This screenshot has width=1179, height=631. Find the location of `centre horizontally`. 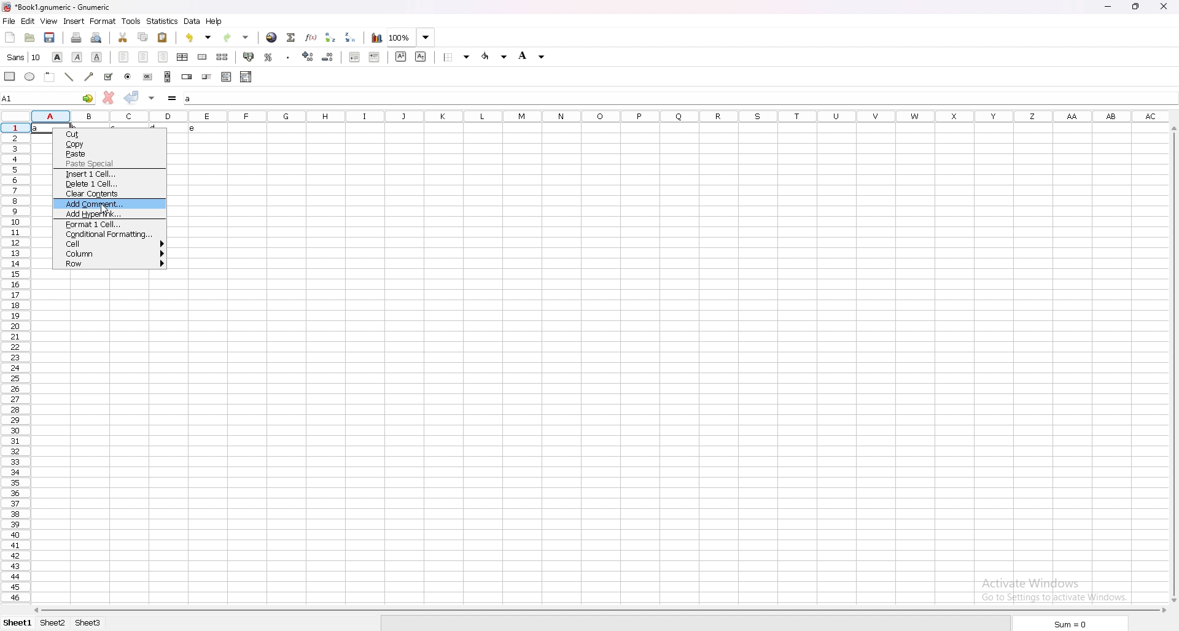

centre horizontally is located at coordinates (183, 58).